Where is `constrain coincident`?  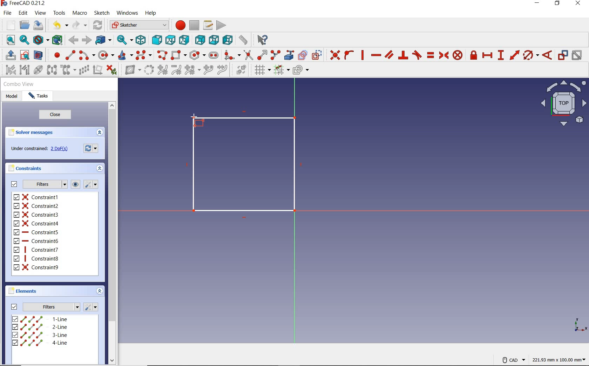 constrain coincident is located at coordinates (334, 55).